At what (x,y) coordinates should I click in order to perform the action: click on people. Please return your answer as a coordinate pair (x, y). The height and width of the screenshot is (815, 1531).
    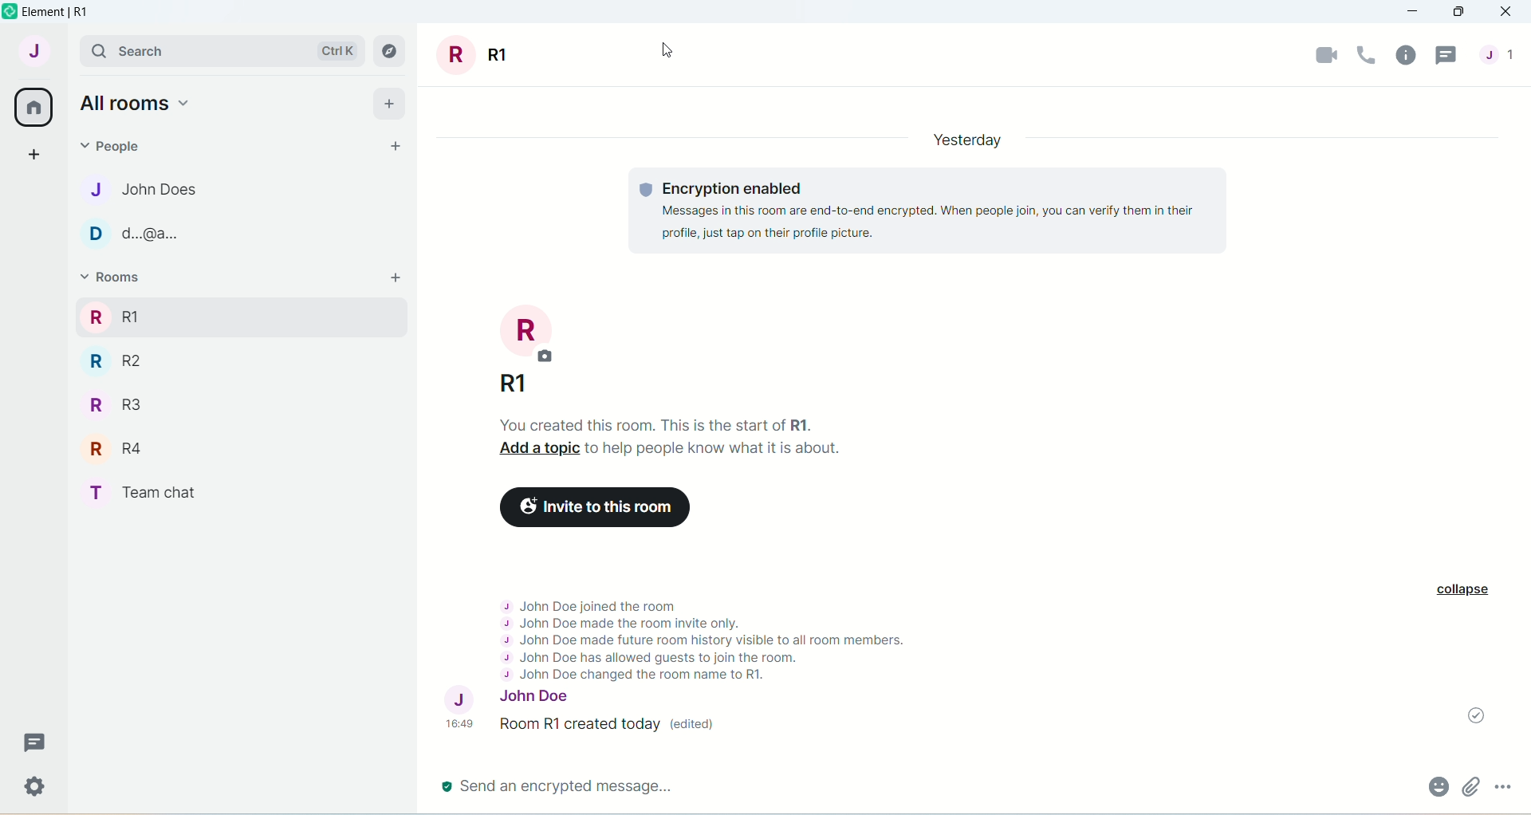
    Looking at the image, I should click on (1501, 55).